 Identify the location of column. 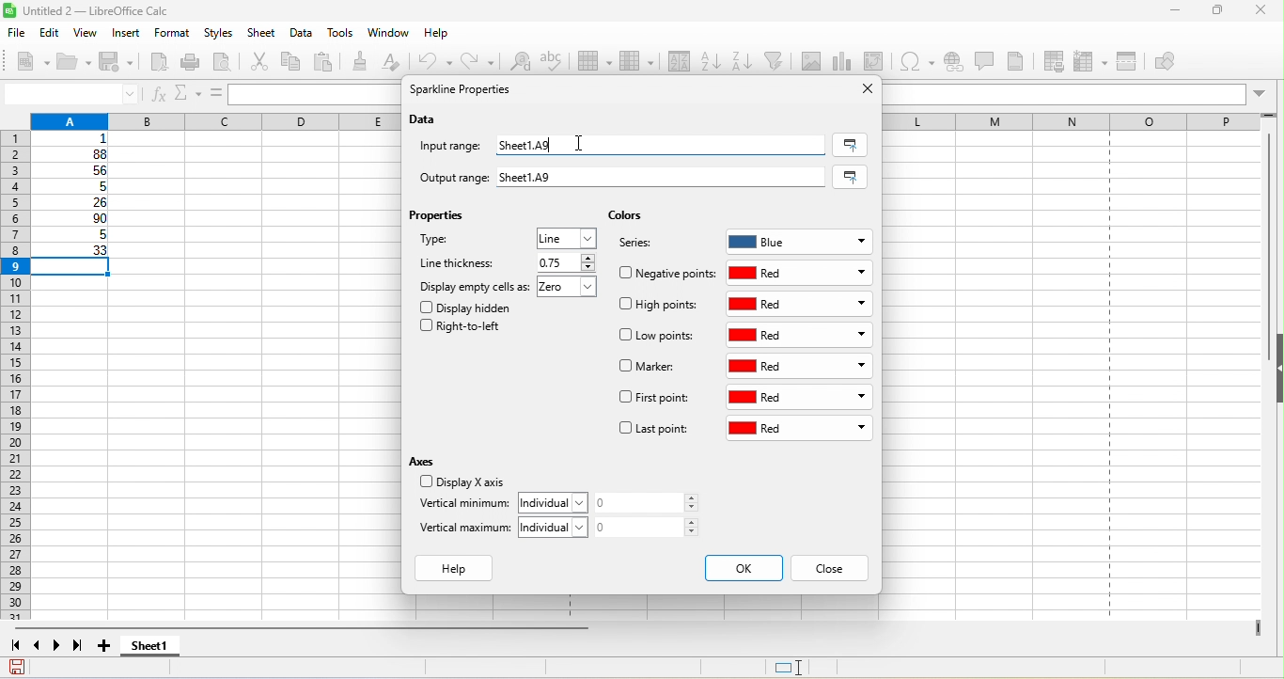
(636, 60).